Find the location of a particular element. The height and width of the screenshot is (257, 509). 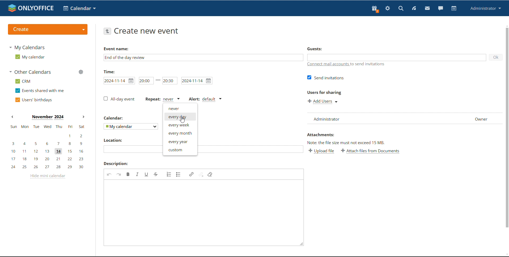

alert type is located at coordinates (205, 99).